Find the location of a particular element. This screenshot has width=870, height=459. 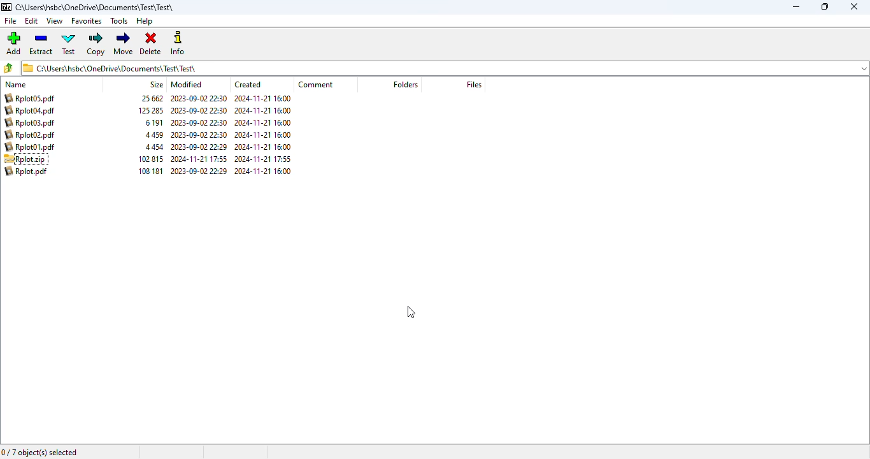

extract is located at coordinates (42, 43).